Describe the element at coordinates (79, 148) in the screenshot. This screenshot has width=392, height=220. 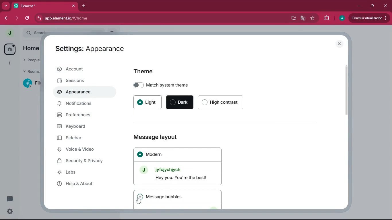
I see `Voice & Video` at that location.